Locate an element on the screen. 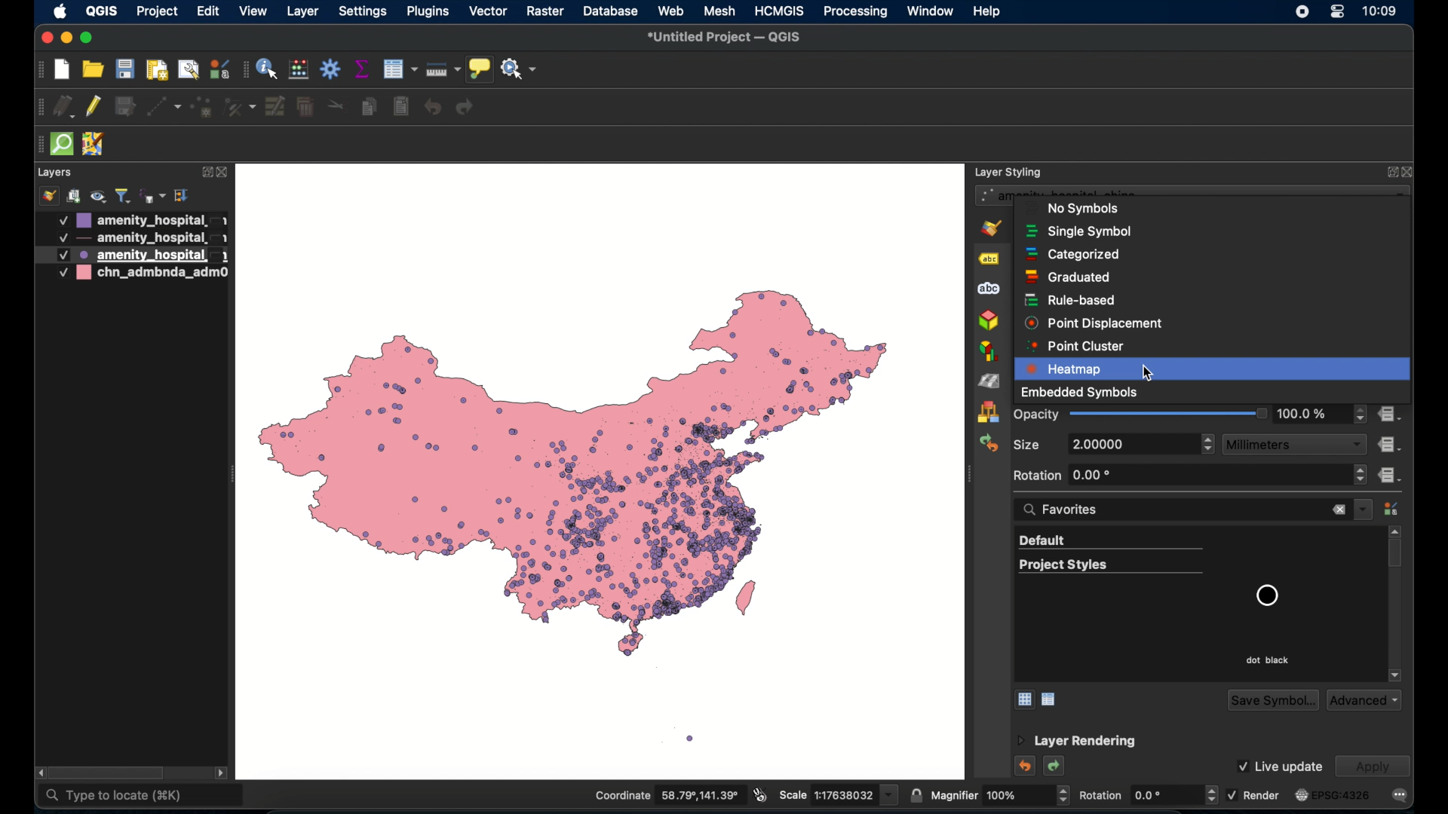 The height and width of the screenshot is (814, 1448). single symbol is located at coordinates (1078, 231).